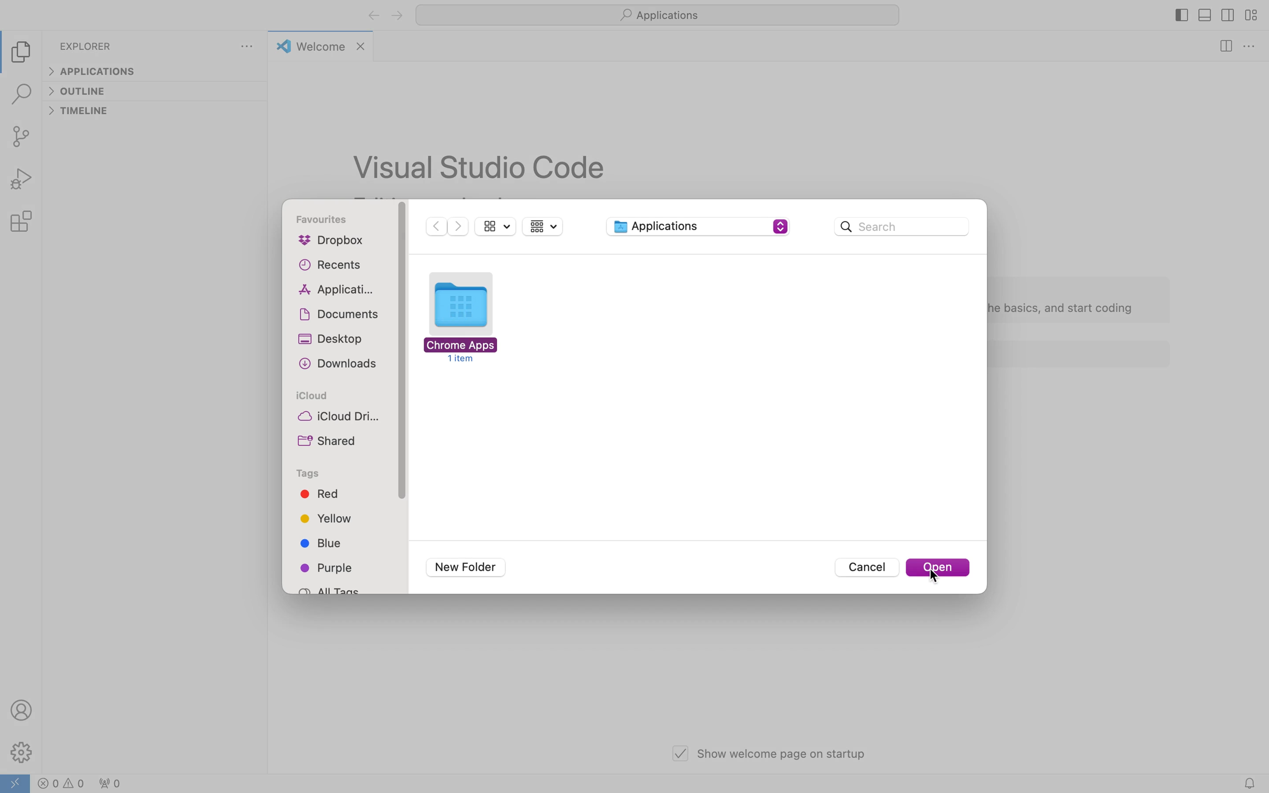 The image size is (1269, 793). What do you see at coordinates (25, 220) in the screenshot?
I see `extension` at bounding box center [25, 220].